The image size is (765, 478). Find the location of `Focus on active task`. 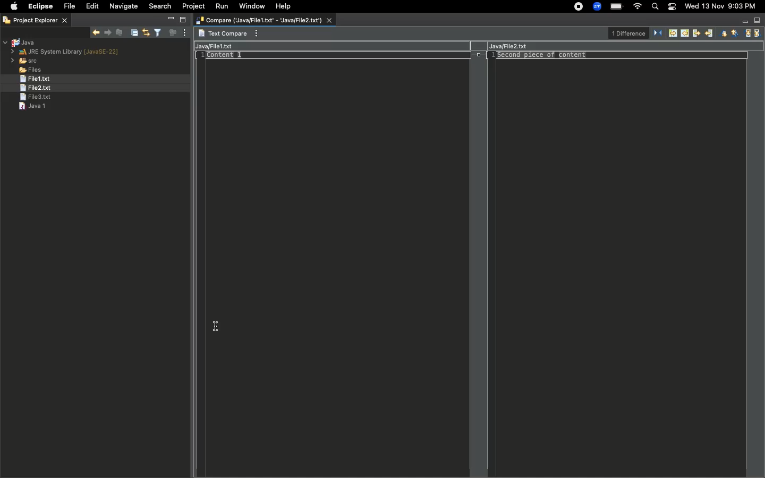

Focus on active task is located at coordinates (171, 33).